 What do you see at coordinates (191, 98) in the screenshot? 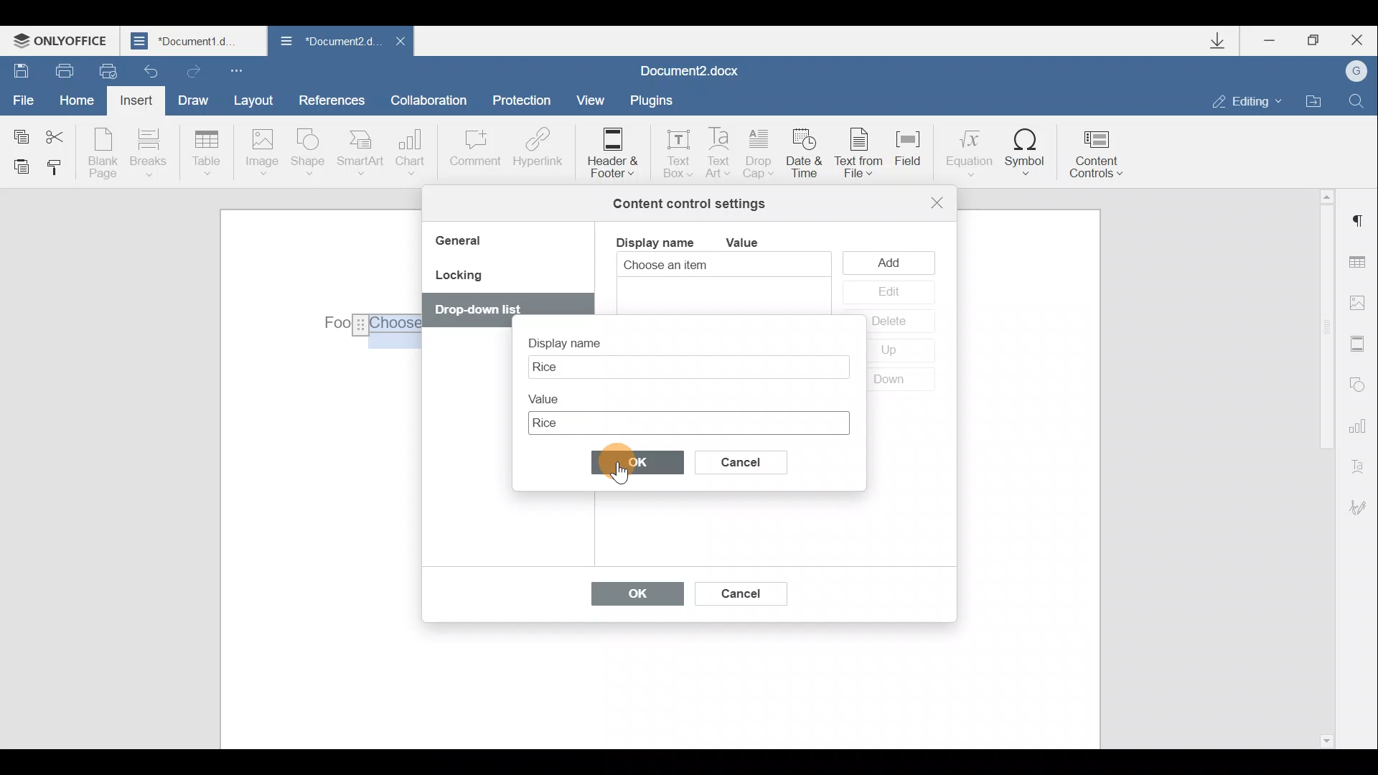
I see `Draw` at bounding box center [191, 98].